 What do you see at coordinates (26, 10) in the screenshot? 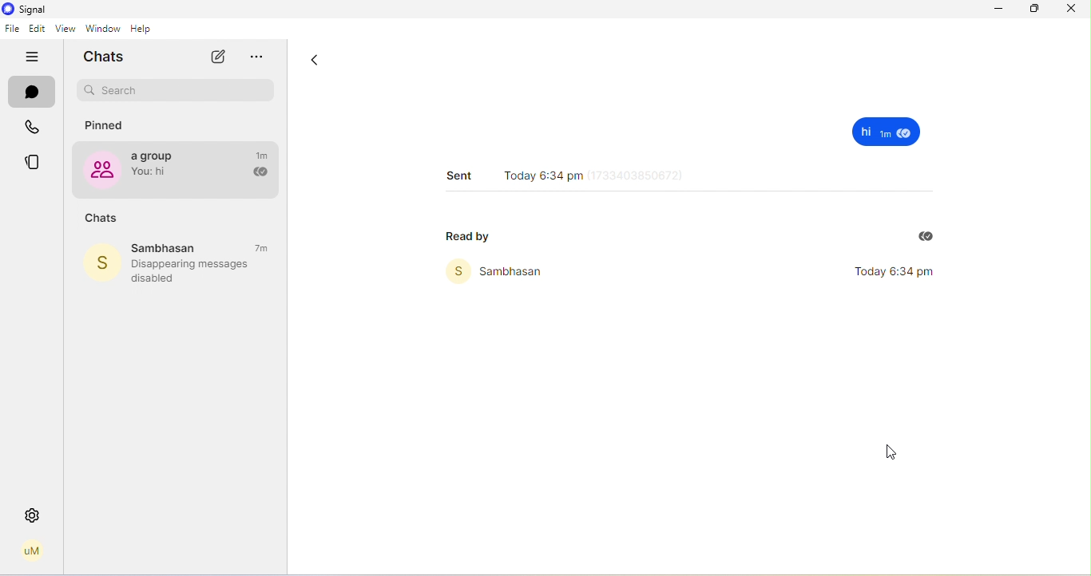
I see `signal` at bounding box center [26, 10].